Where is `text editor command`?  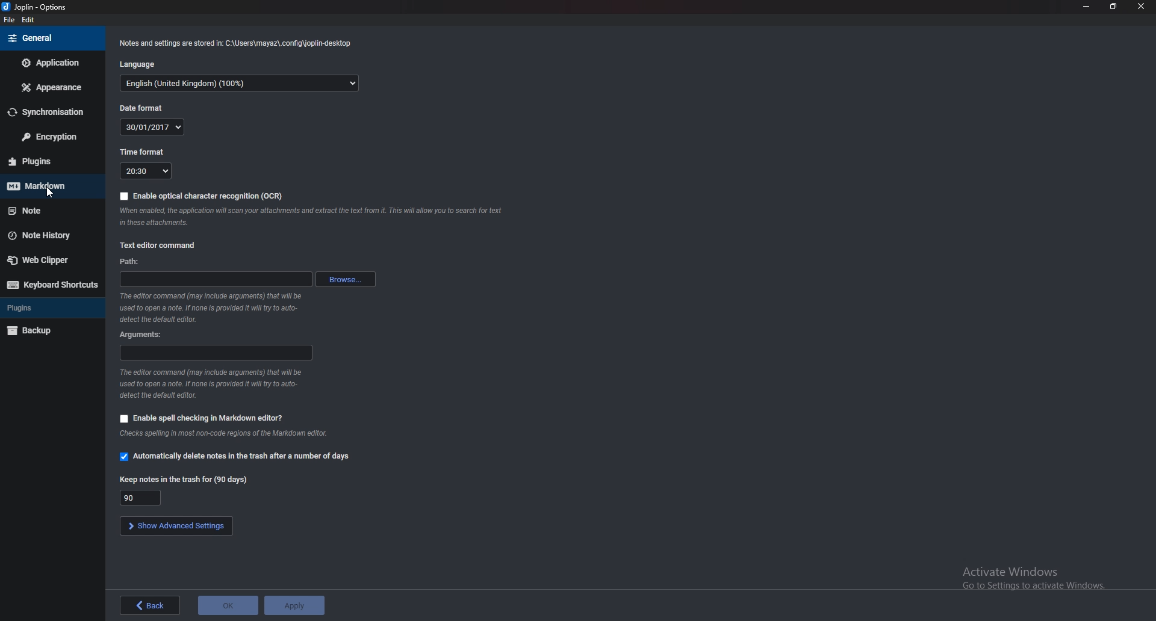 text editor command is located at coordinates (157, 245).